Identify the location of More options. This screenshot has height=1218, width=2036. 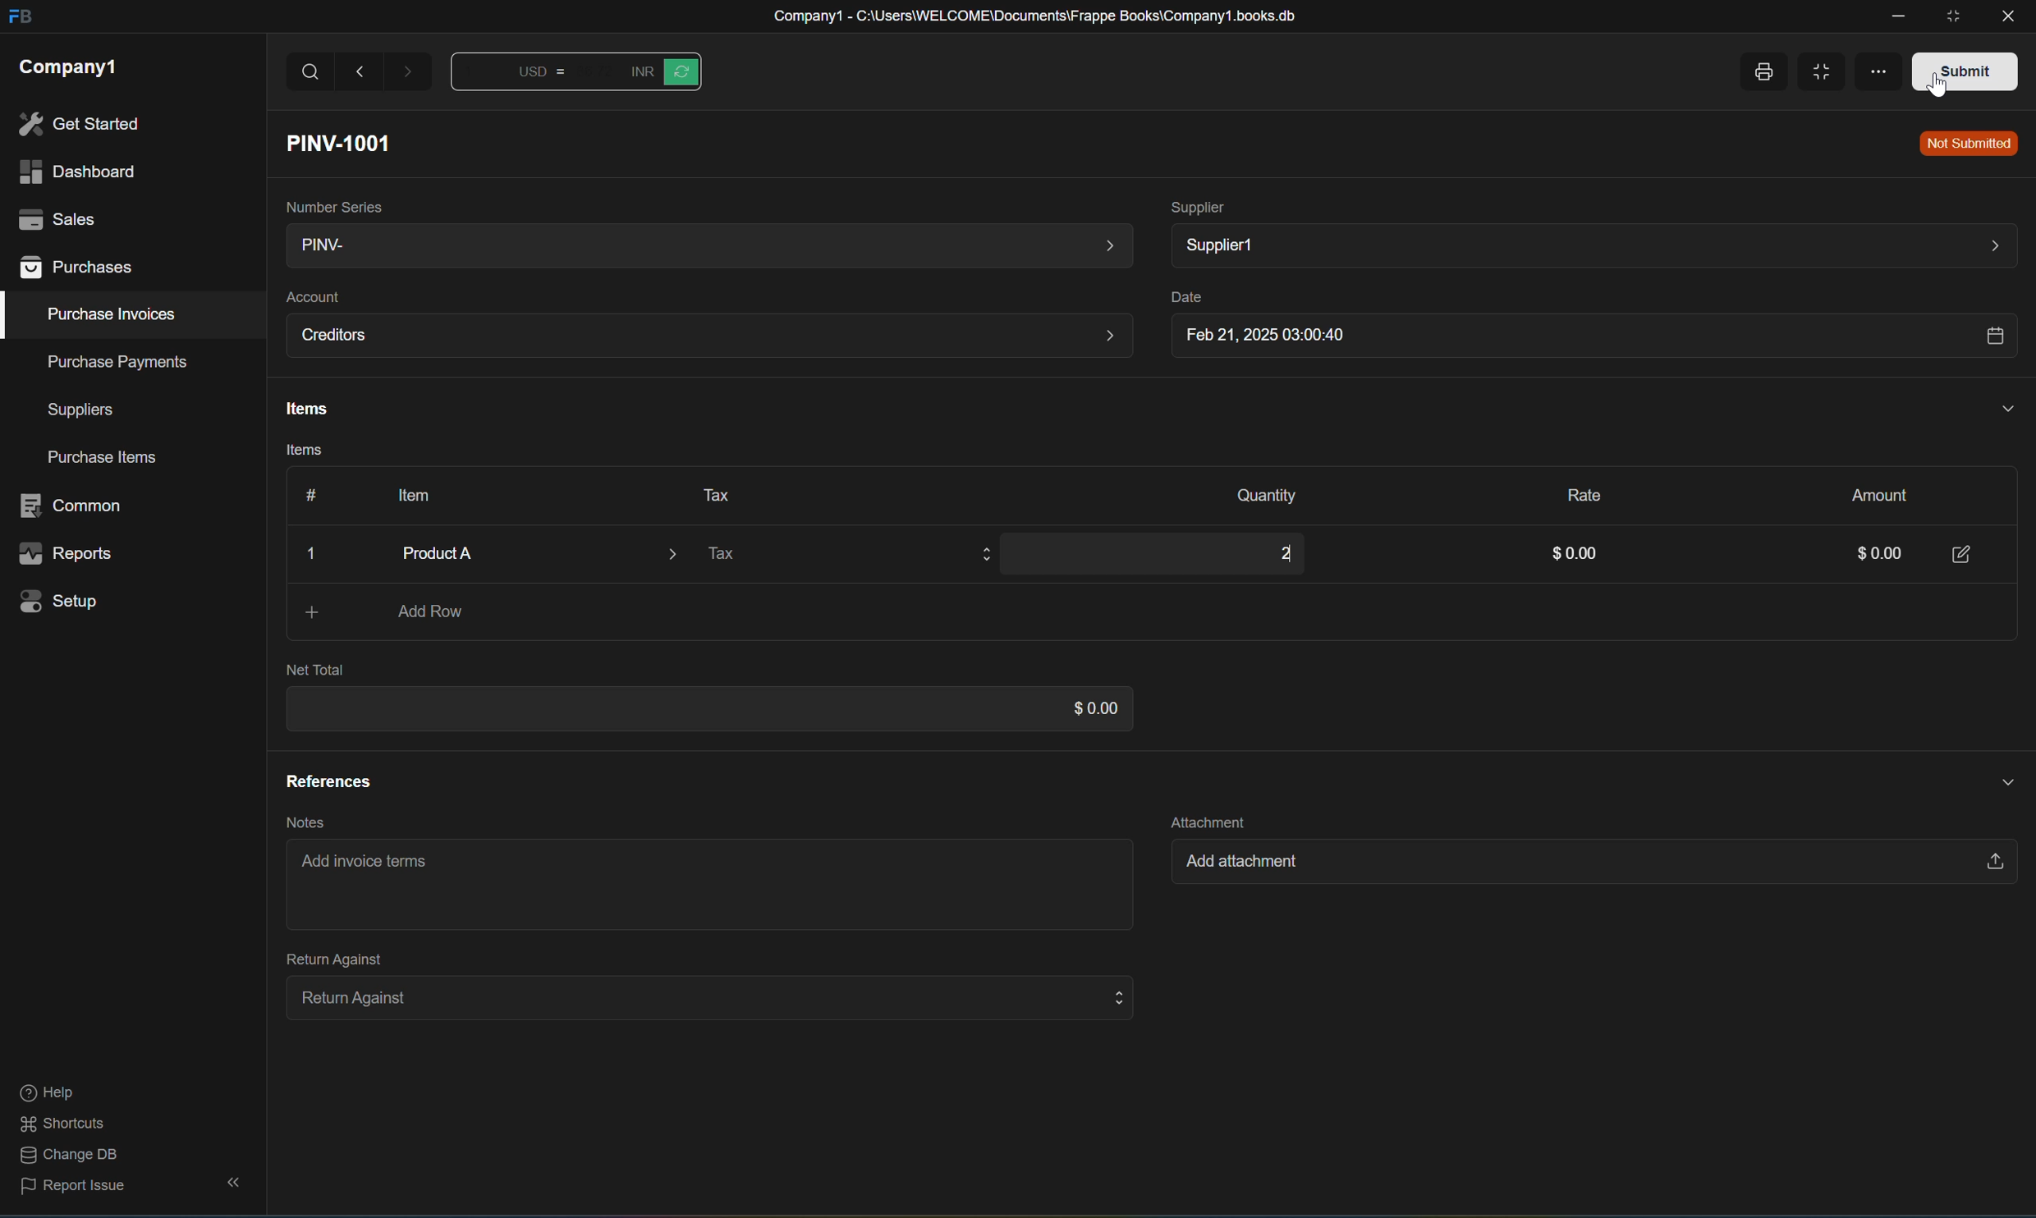
(1878, 71).